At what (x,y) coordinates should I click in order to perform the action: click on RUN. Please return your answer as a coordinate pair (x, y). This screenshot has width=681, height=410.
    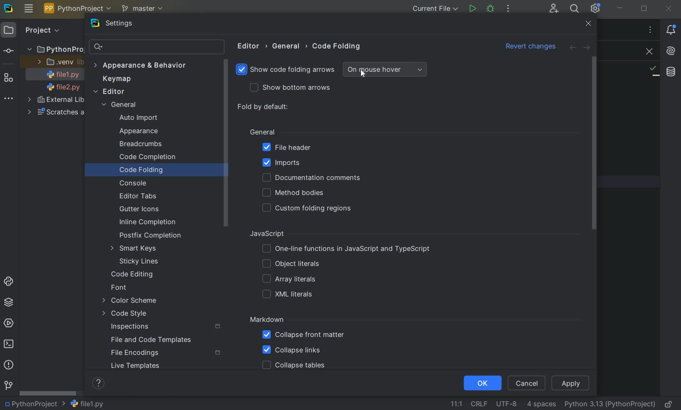
    Looking at the image, I should click on (472, 8).